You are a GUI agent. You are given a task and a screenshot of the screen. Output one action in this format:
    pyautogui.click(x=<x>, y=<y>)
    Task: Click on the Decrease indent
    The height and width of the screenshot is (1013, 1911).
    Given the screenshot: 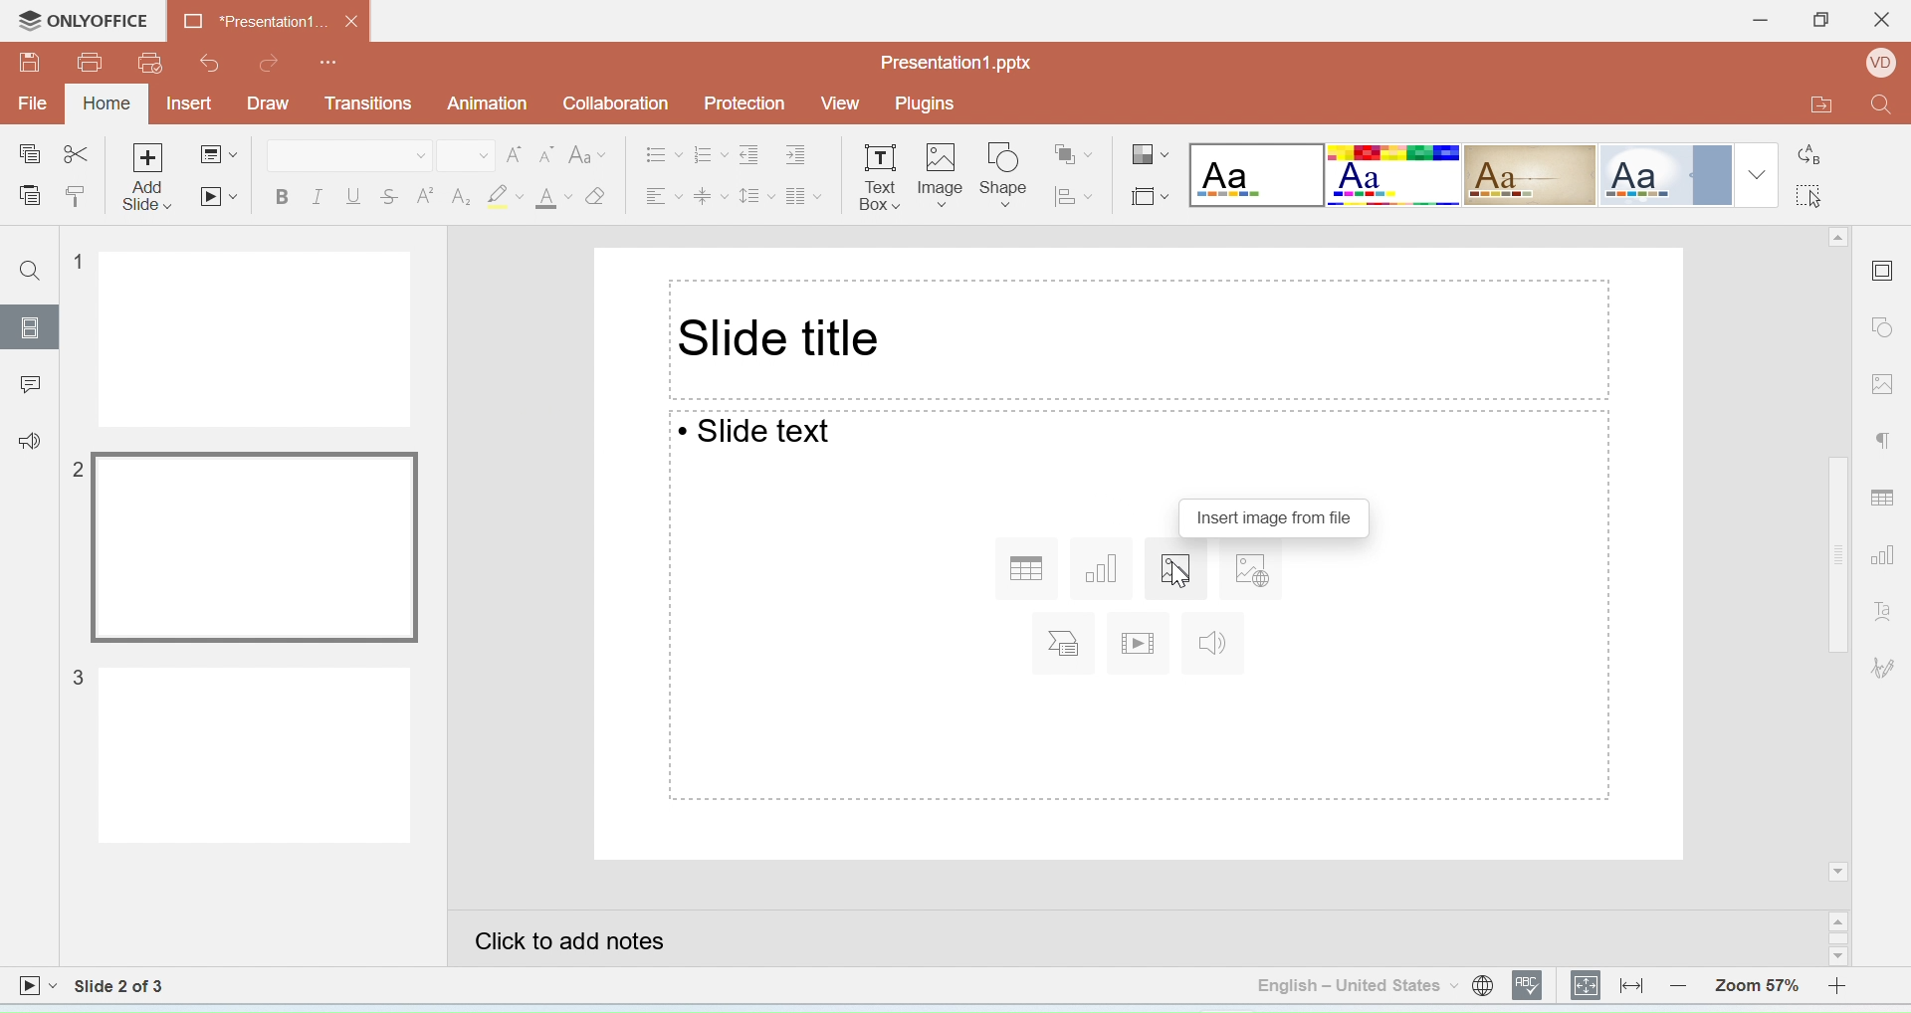 What is the action you would take?
    pyautogui.click(x=753, y=152)
    